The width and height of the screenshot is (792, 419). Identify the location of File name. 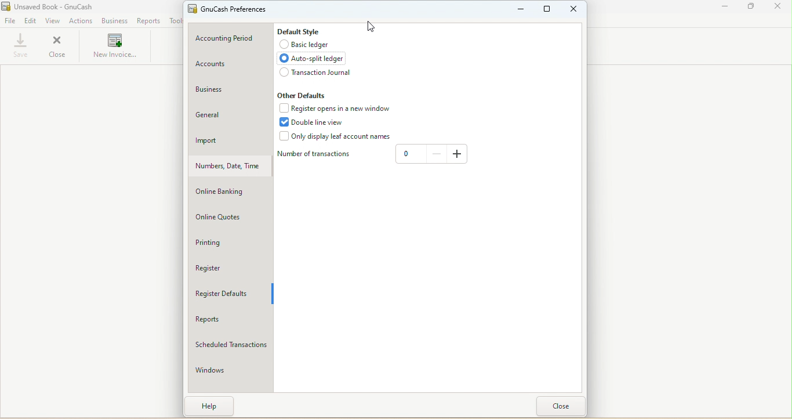
(59, 7).